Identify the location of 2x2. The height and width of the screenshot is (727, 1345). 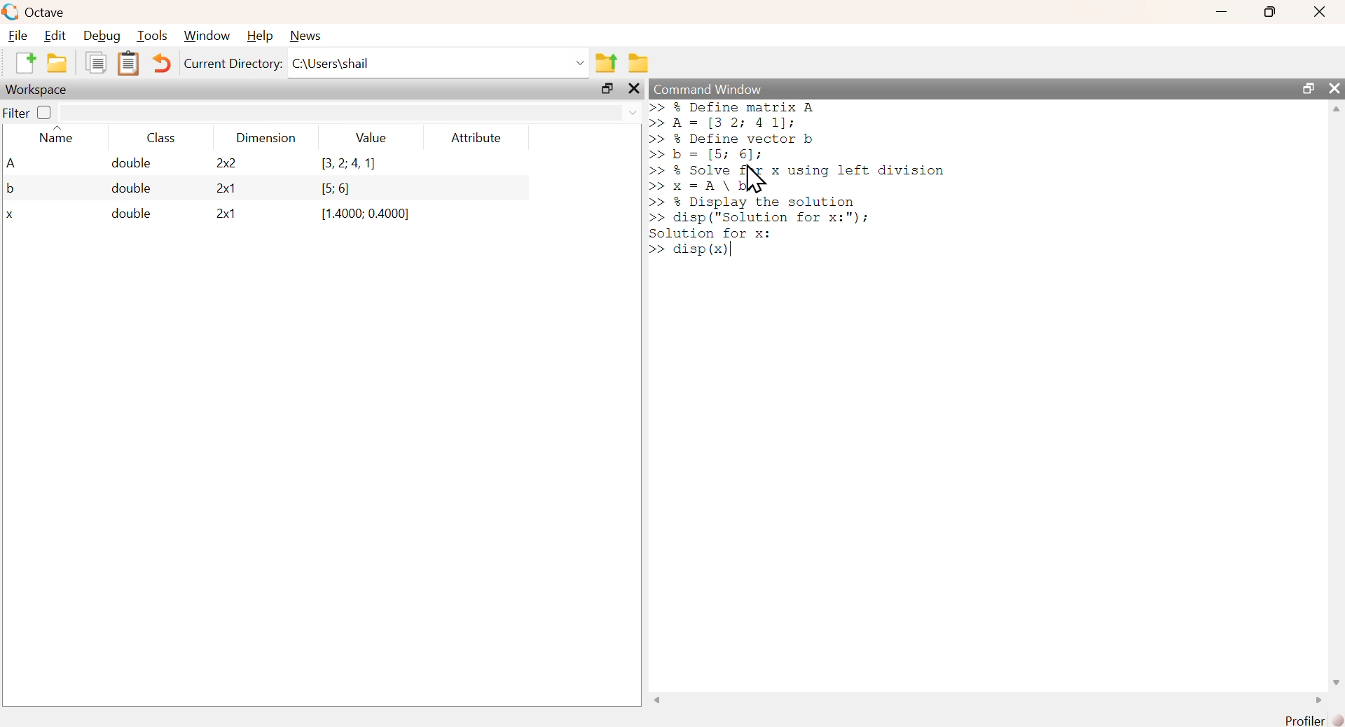
(217, 164).